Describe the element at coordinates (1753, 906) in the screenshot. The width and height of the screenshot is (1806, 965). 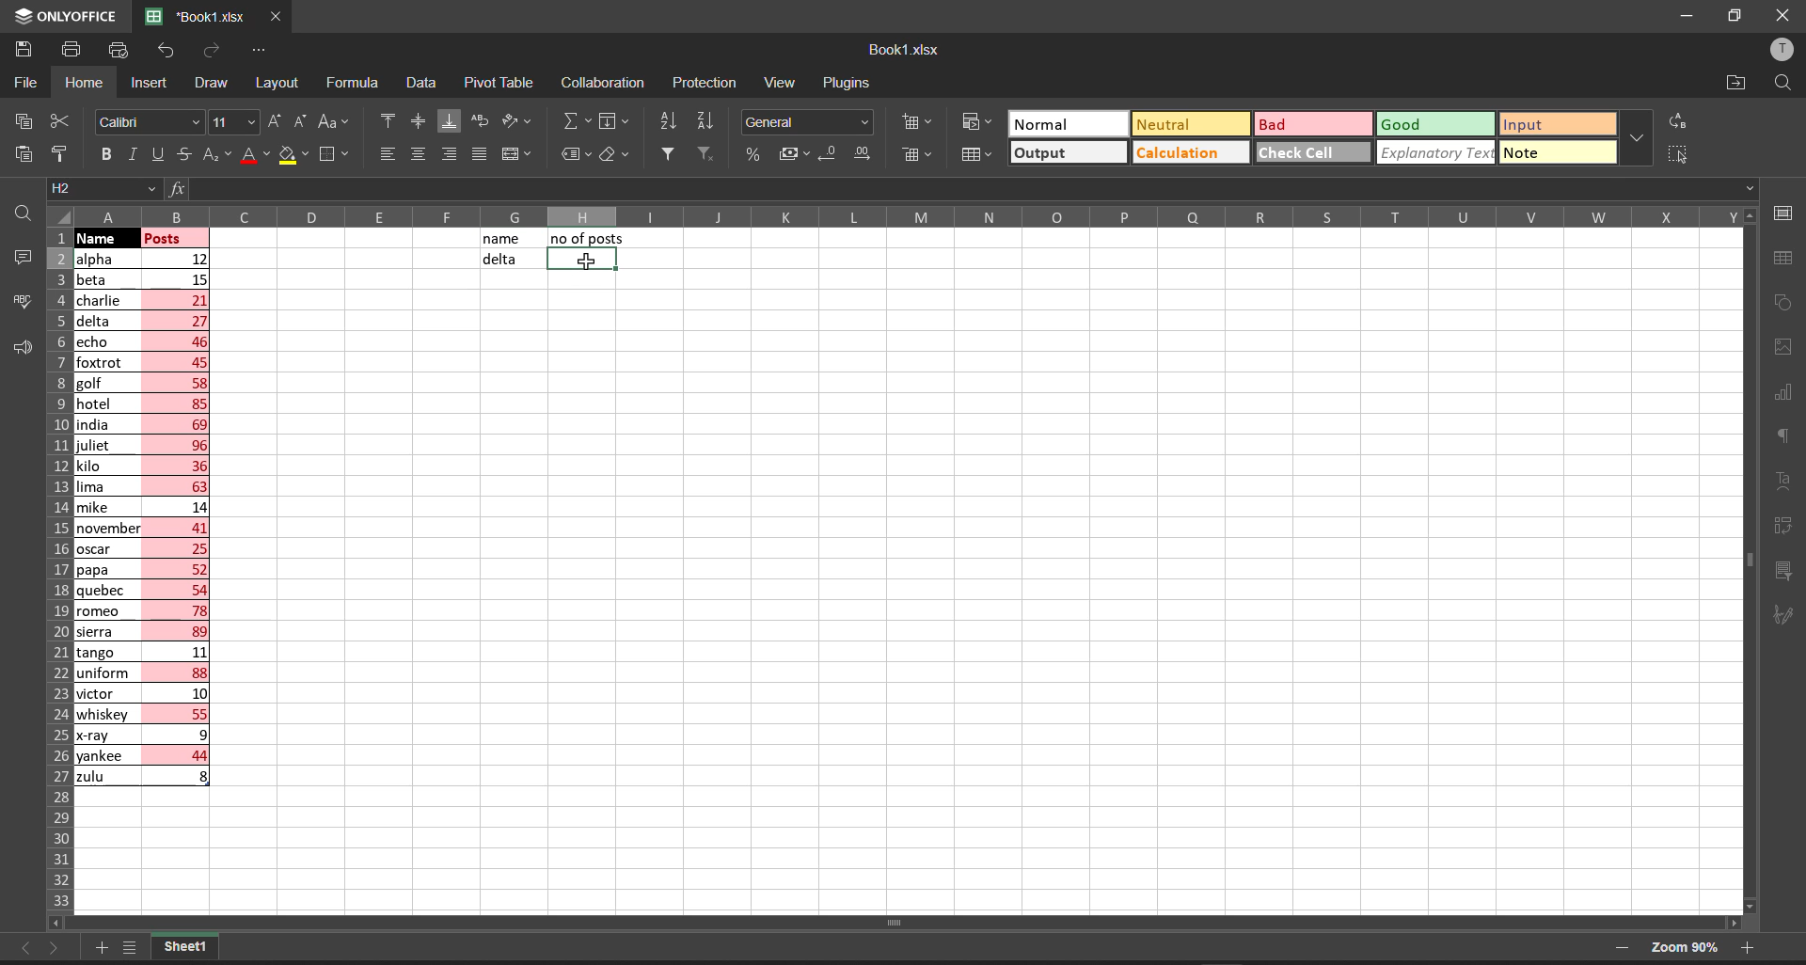
I see `scroll down` at that location.